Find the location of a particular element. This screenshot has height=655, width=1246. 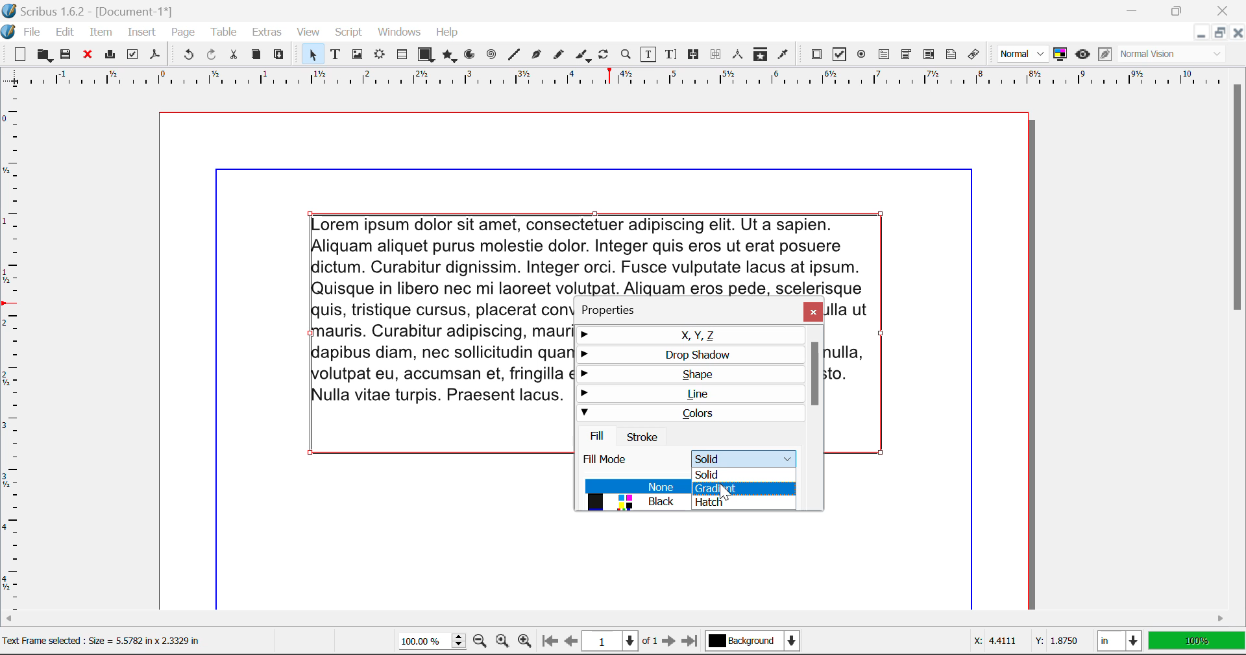

Zoom 100% is located at coordinates (432, 643).